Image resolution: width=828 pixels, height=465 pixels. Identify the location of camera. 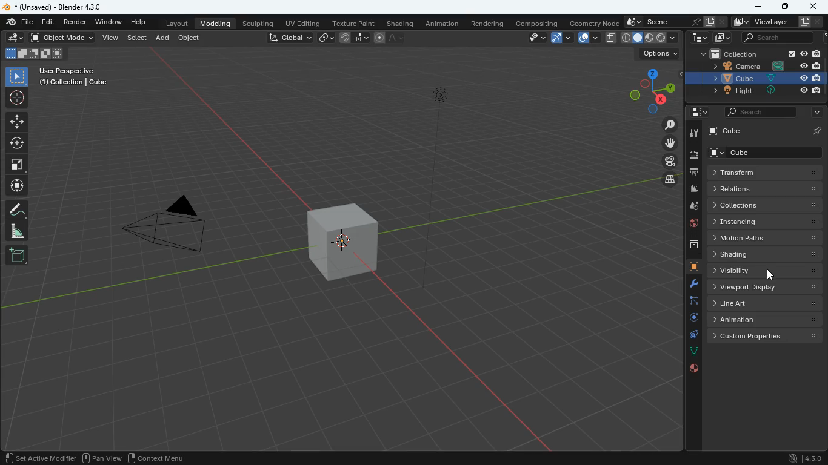
(666, 162).